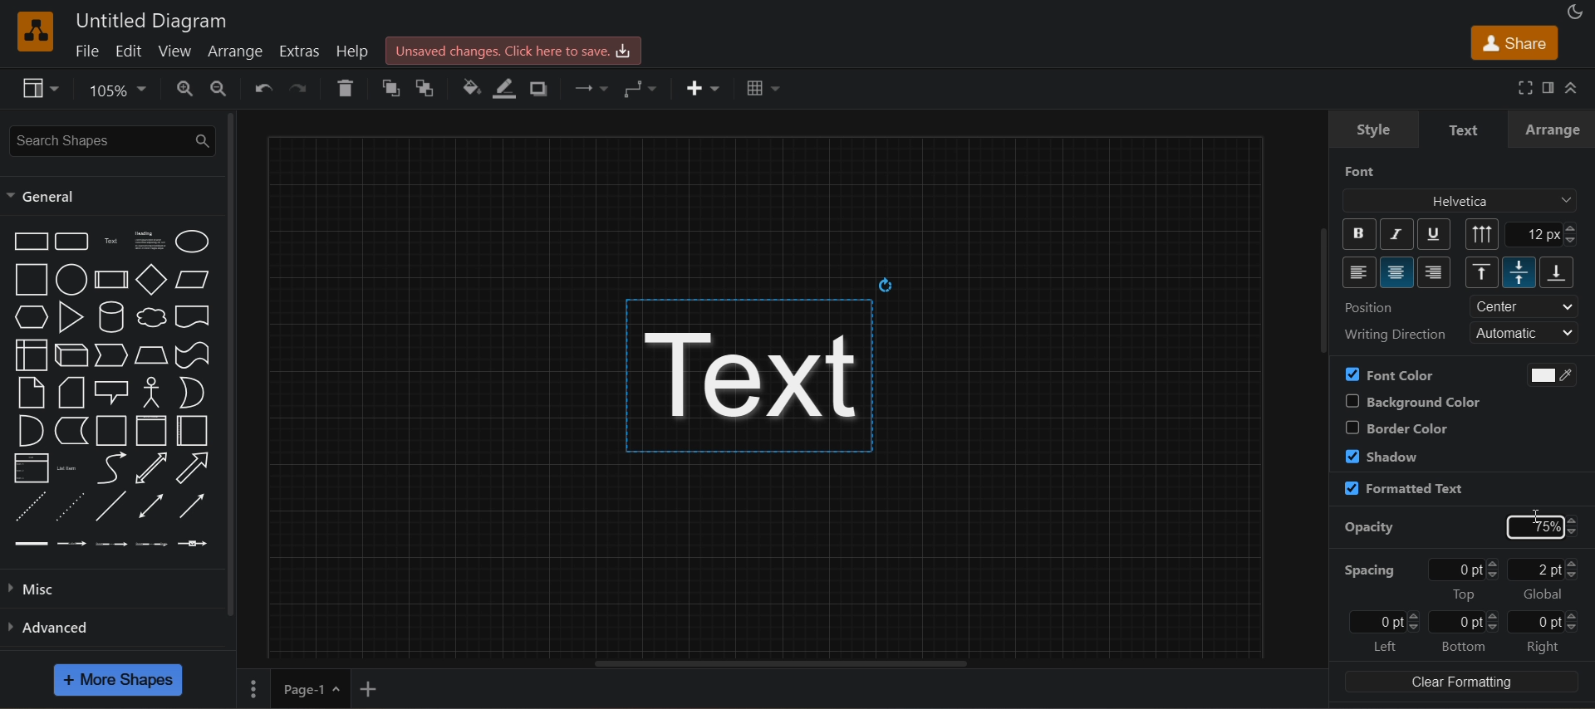 The height and width of the screenshot is (709, 1595). I want to click on arrange, so click(1553, 130).